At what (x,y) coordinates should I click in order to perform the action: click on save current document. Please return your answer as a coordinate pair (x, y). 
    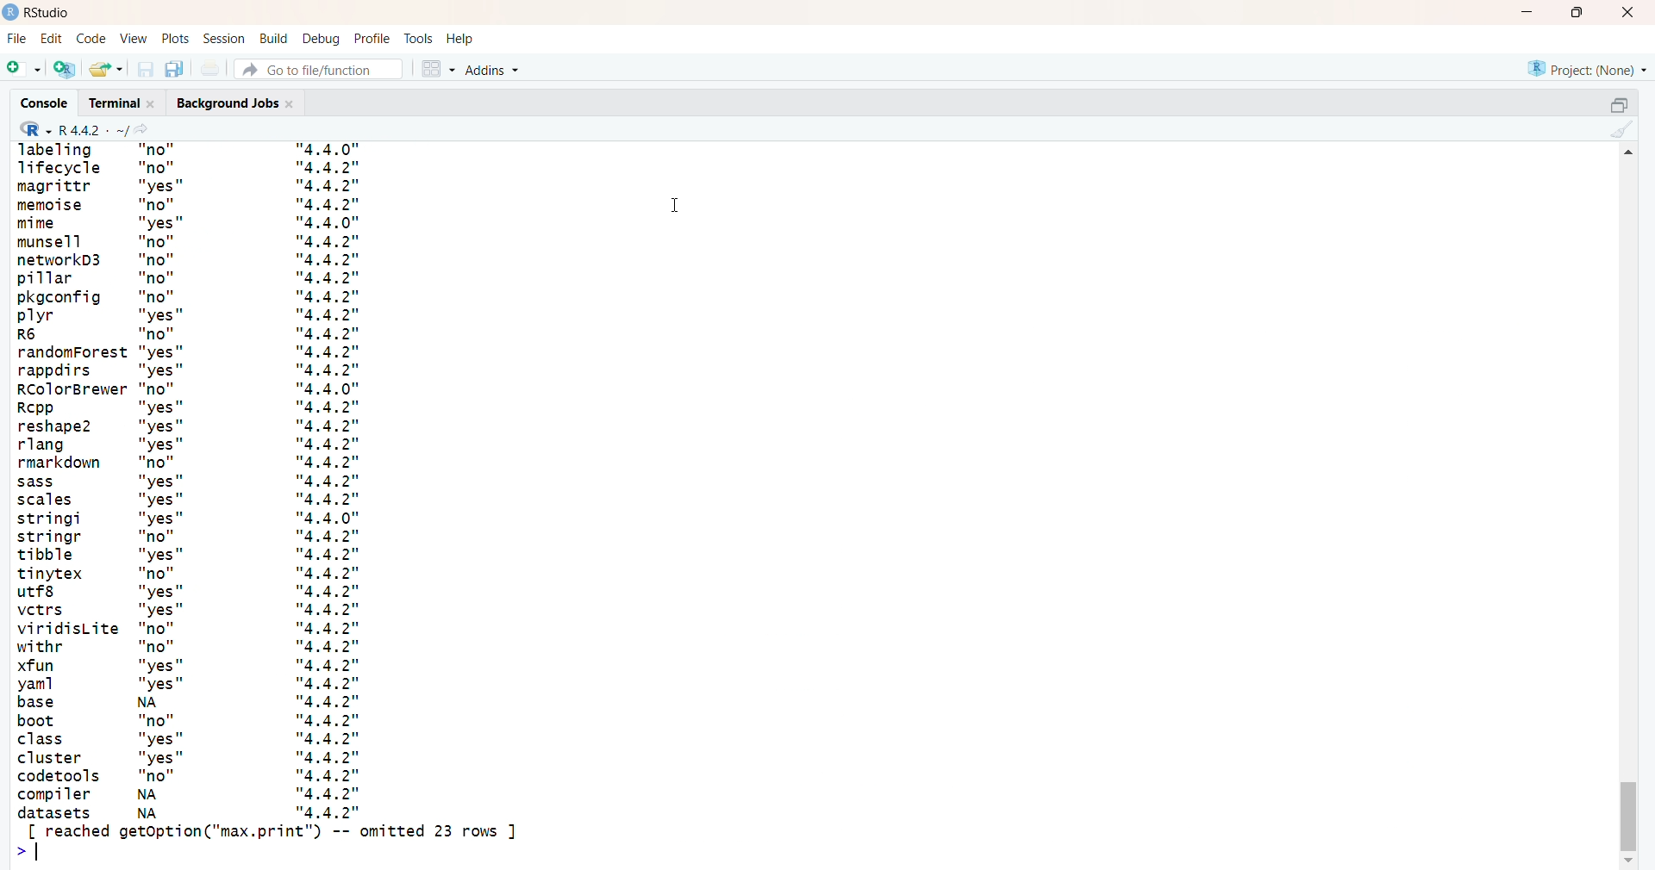
    Looking at the image, I should click on (146, 71).